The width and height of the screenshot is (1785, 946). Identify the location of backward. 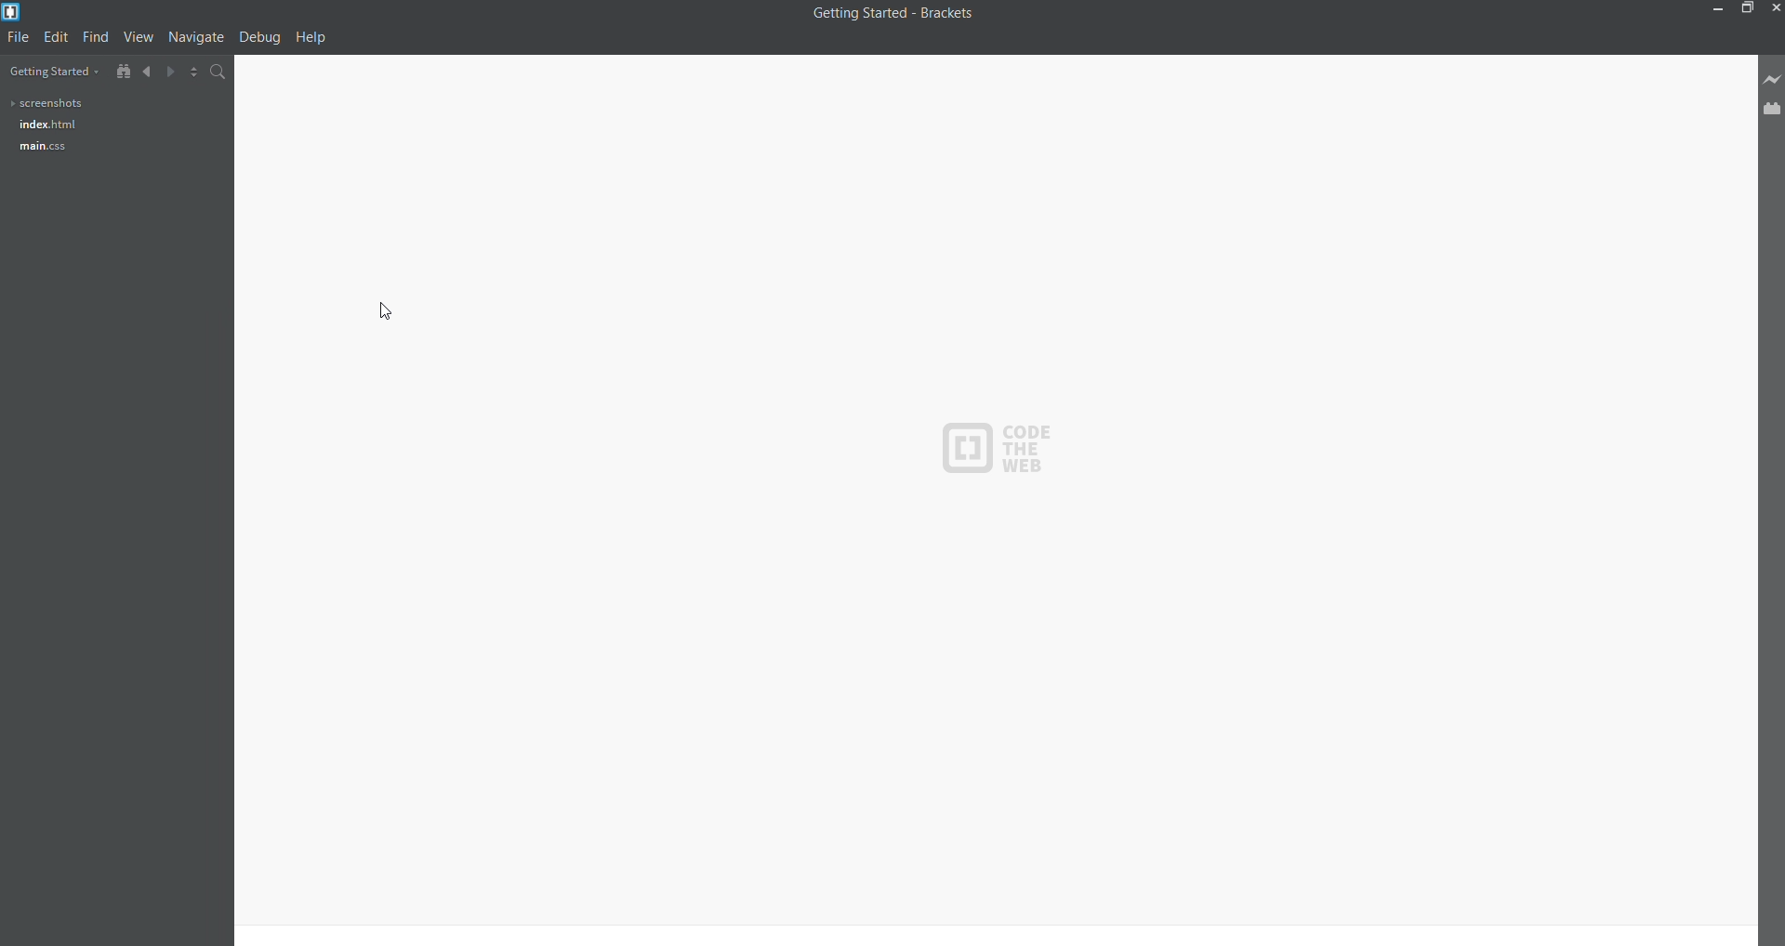
(140, 71).